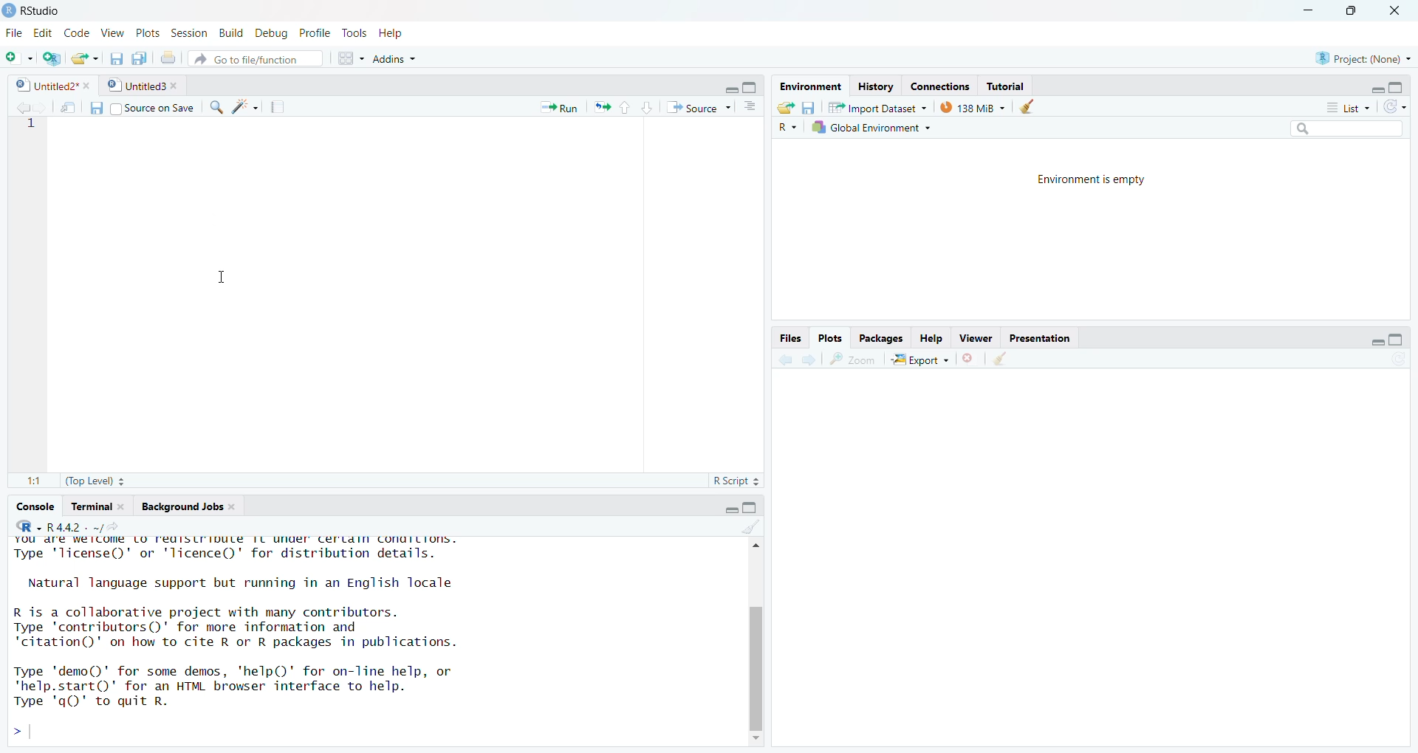  Describe the element at coordinates (760, 641) in the screenshot. I see `Scroll bar` at that location.